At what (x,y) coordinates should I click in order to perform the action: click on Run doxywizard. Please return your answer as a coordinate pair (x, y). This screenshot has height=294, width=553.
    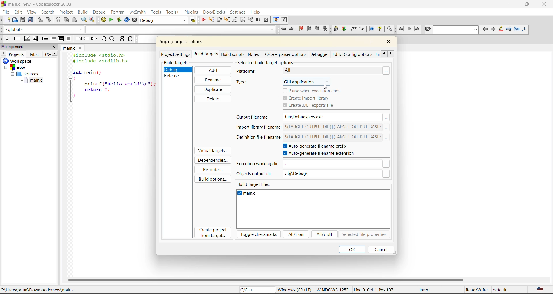
    Looking at the image, I should click on (335, 29).